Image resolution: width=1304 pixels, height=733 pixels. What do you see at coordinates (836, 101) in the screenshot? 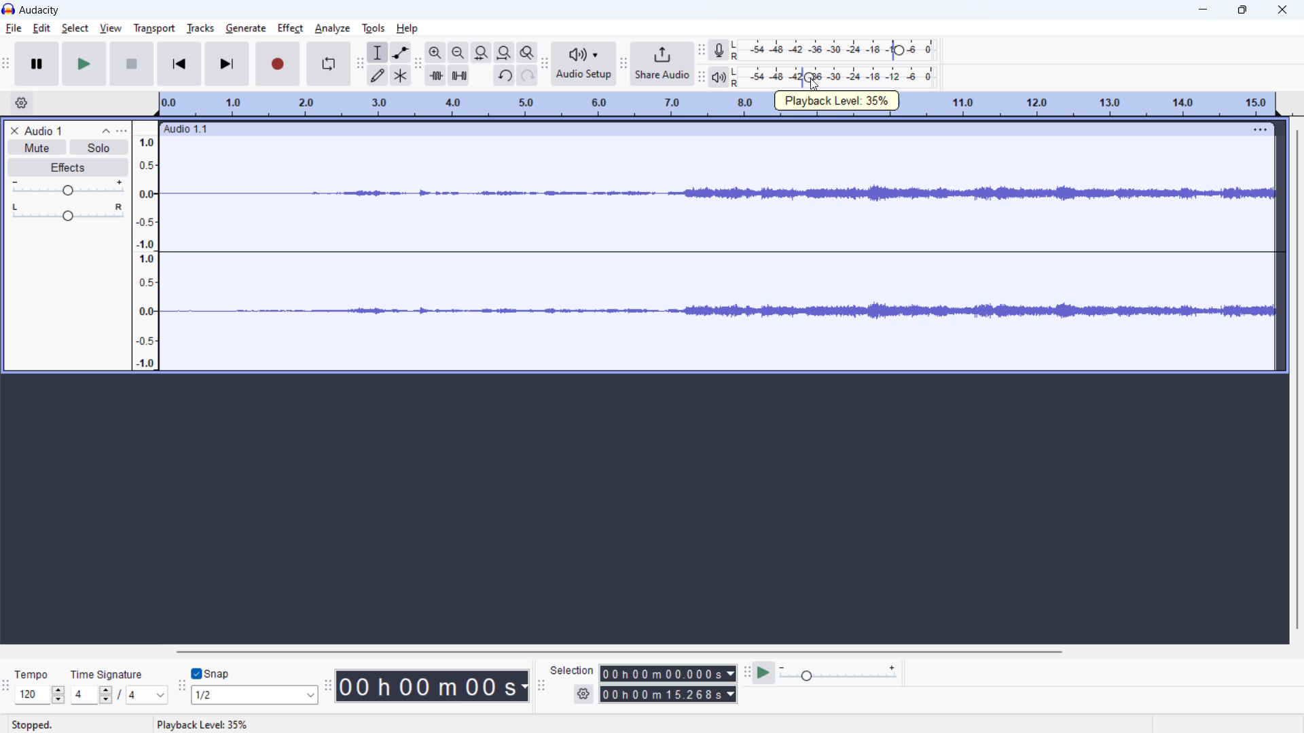
I see `playback level: 35%` at bounding box center [836, 101].